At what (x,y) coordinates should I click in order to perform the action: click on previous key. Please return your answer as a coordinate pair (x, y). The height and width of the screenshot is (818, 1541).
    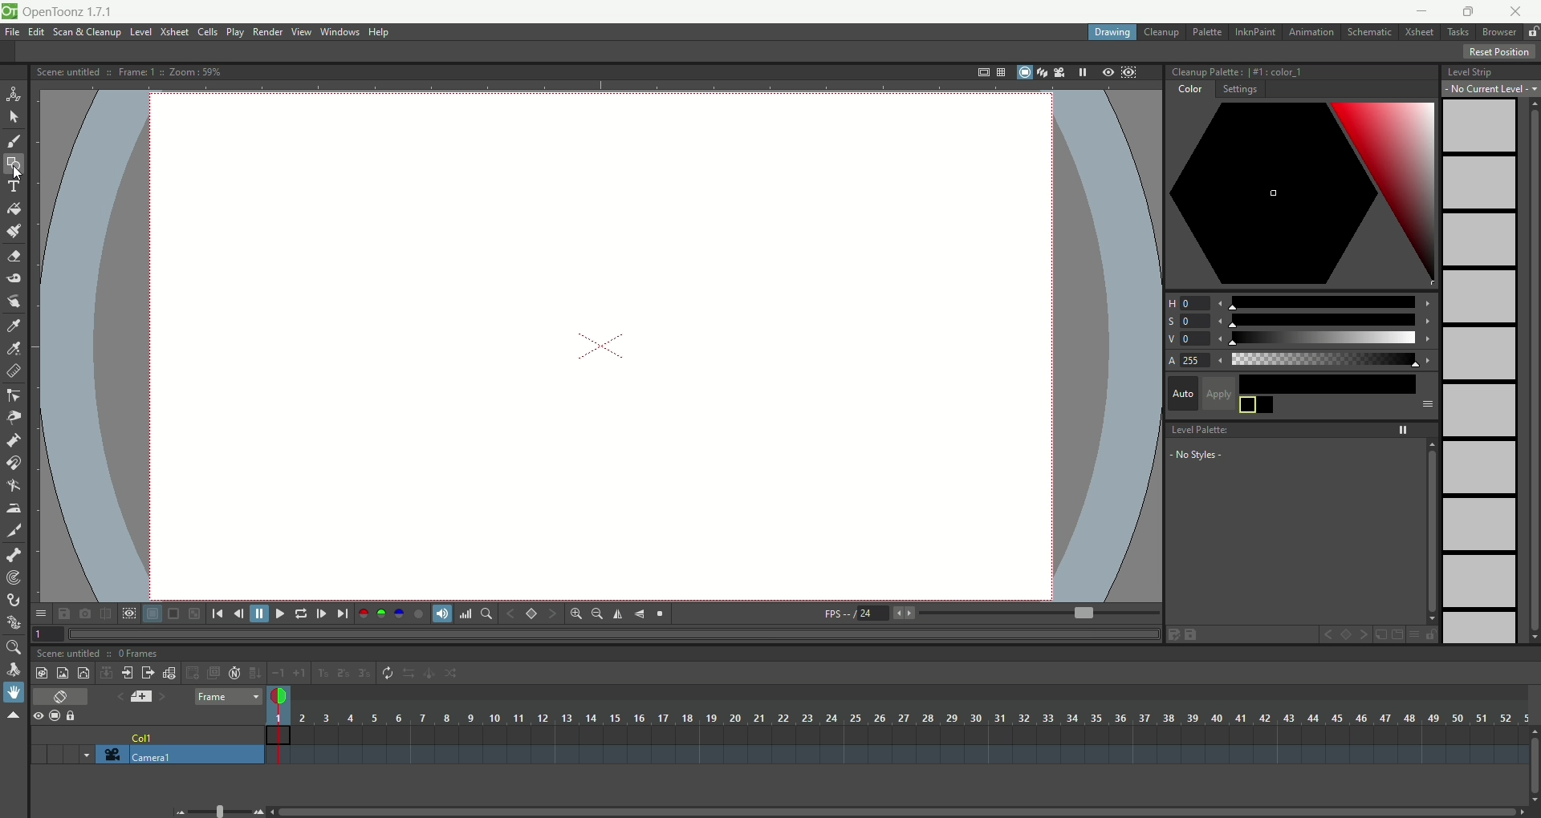
    Looking at the image, I should click on (1328, 637).